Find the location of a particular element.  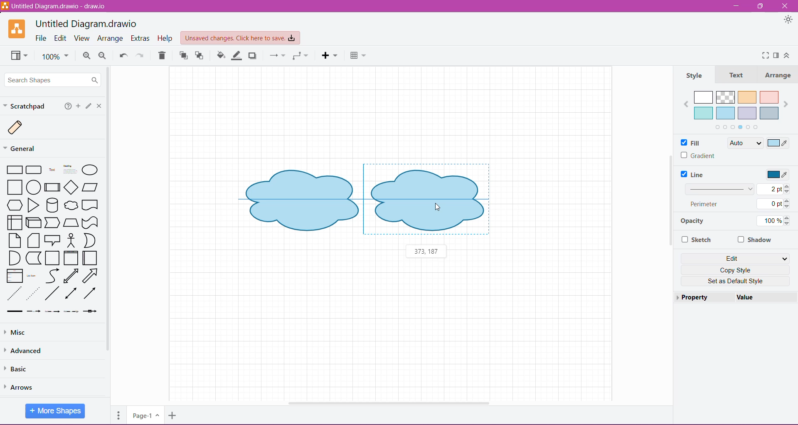

Arrange is located at coordinates (111, 39).